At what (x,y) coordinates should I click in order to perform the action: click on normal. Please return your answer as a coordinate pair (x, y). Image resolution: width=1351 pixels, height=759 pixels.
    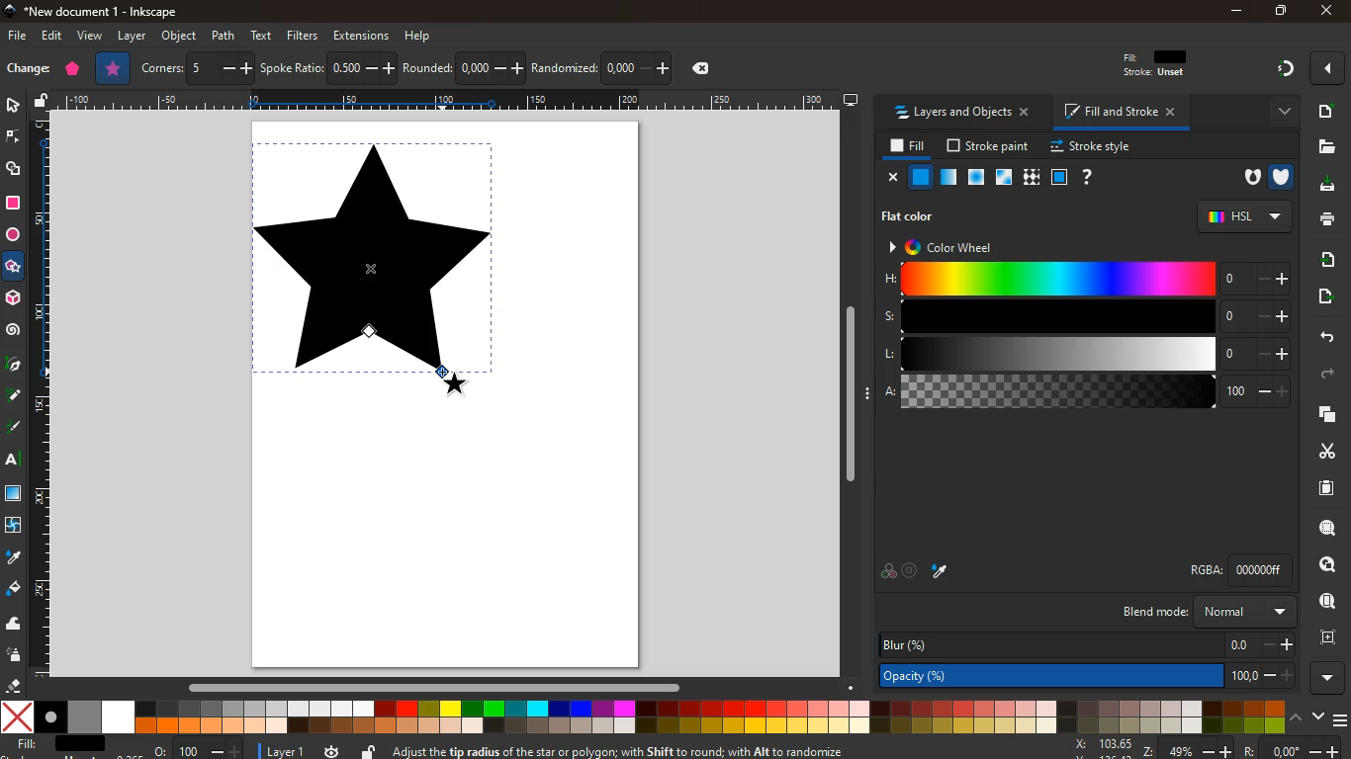
    Looking at the image, I should click on (921, 176).